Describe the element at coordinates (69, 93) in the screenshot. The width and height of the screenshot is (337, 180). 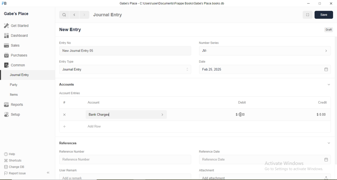
I see `Account Entries` at that location.